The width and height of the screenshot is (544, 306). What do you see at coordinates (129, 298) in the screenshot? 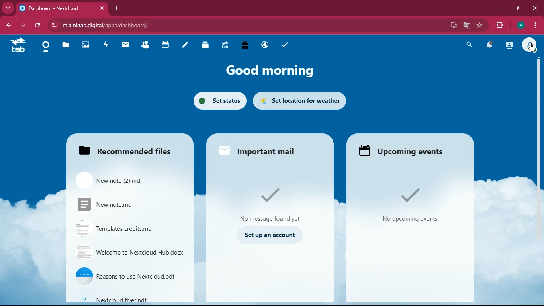
I see `file` at bounding box center [129, 298].